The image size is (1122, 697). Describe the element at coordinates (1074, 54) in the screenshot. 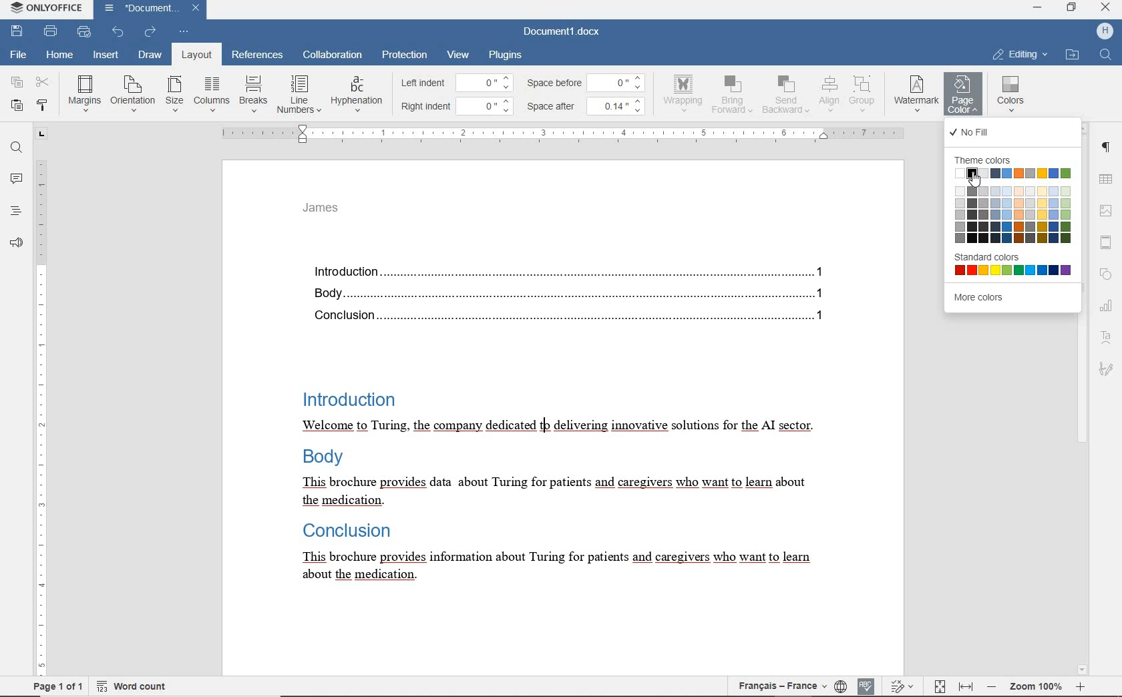

I see `OPEN FILE LOCATION` at that location.